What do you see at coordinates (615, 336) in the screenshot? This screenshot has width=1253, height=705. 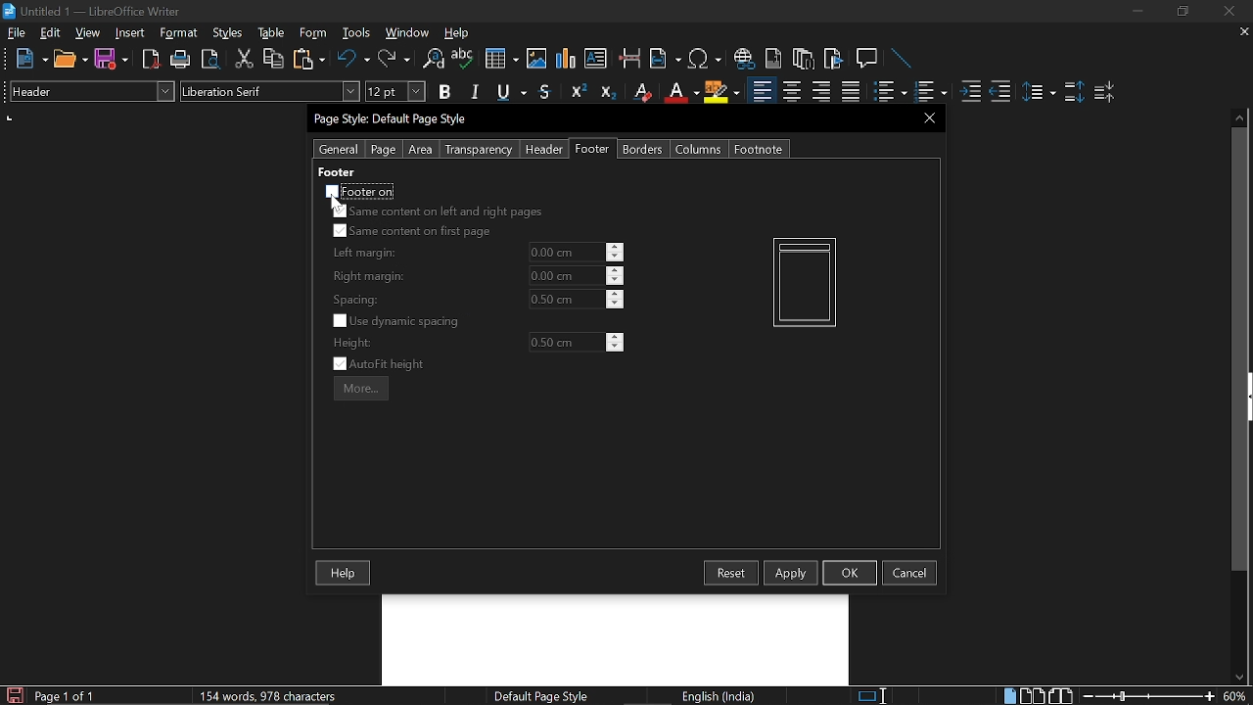 I see `Increase height hey Cortana` at bounding box center [615, 336].